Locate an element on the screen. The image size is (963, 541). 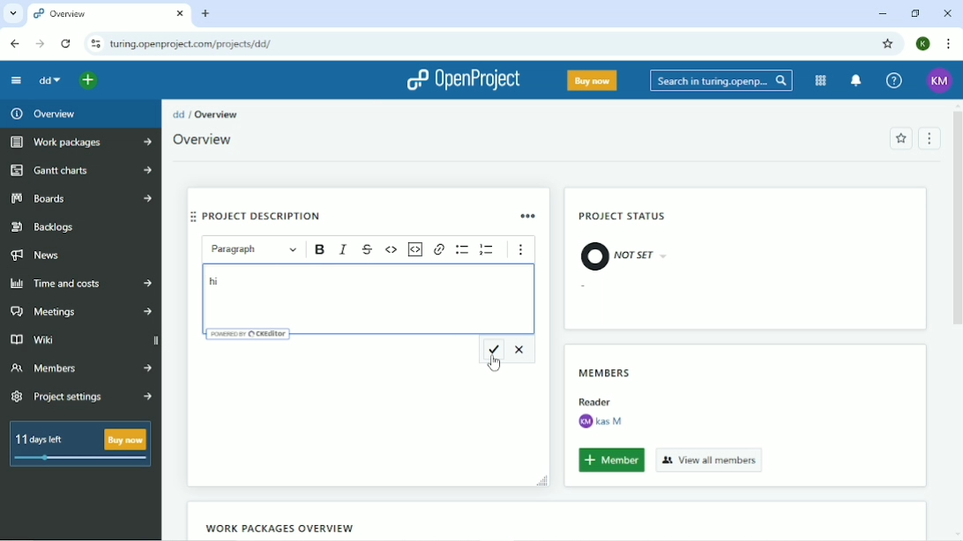
Paragraph is located at coordinates (255, 249).